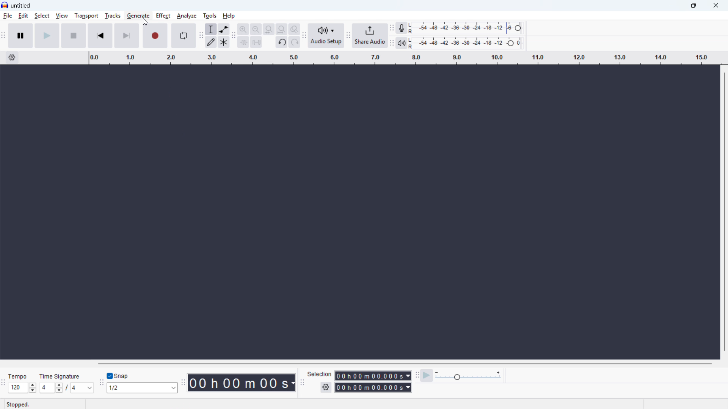  I want to click on Selection toolbar , so click(302, 382).